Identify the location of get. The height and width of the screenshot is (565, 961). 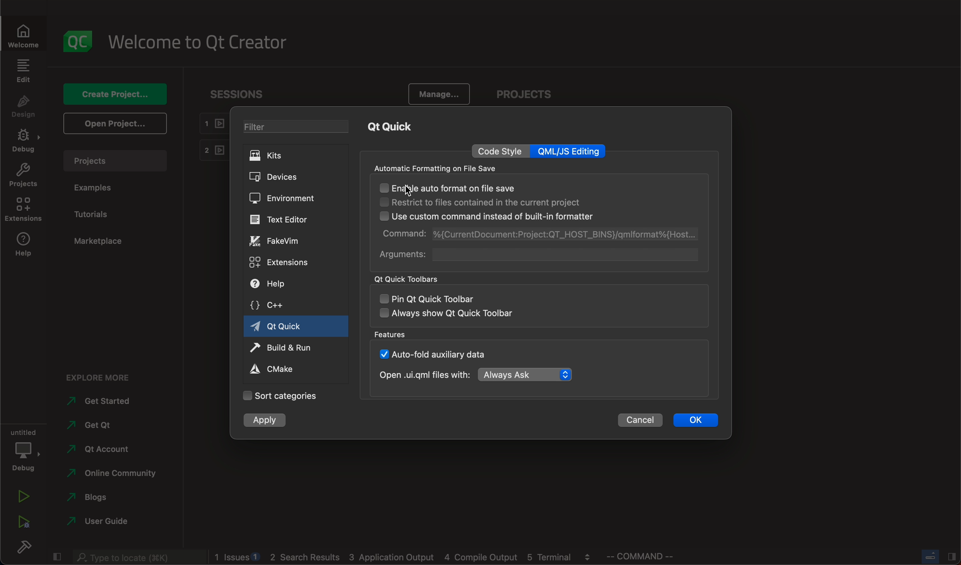
(99, 425).